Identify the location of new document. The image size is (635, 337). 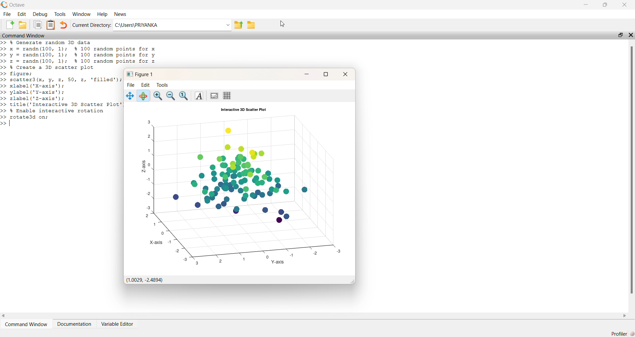
(10, 24).